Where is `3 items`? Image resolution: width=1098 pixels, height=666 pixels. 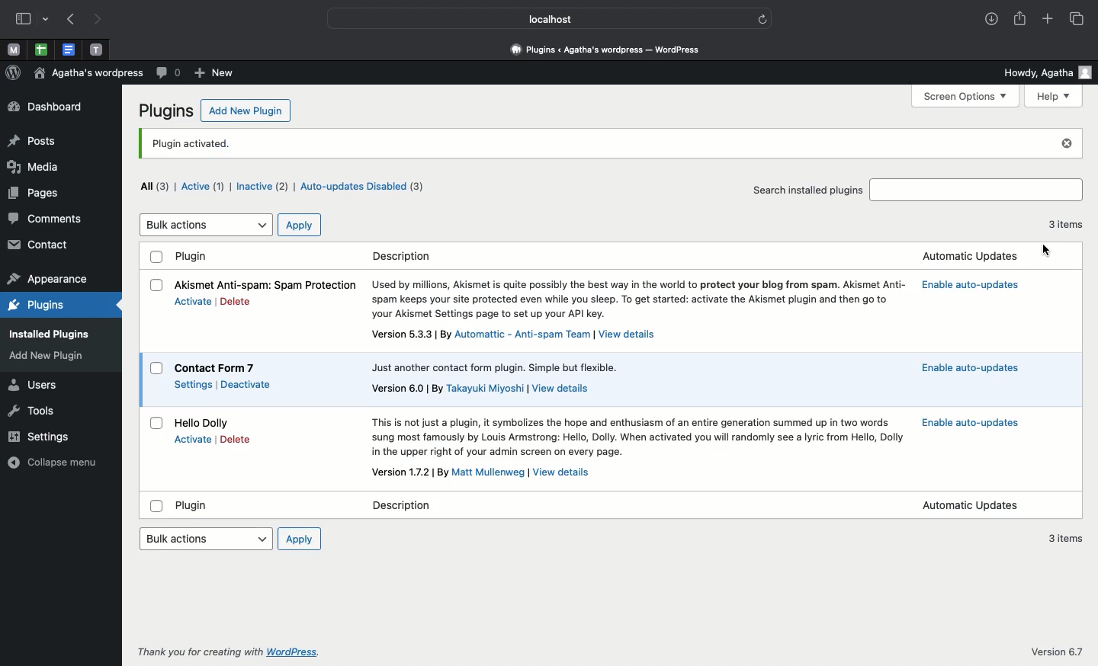
3 items is located at coordinates (1068, 229).